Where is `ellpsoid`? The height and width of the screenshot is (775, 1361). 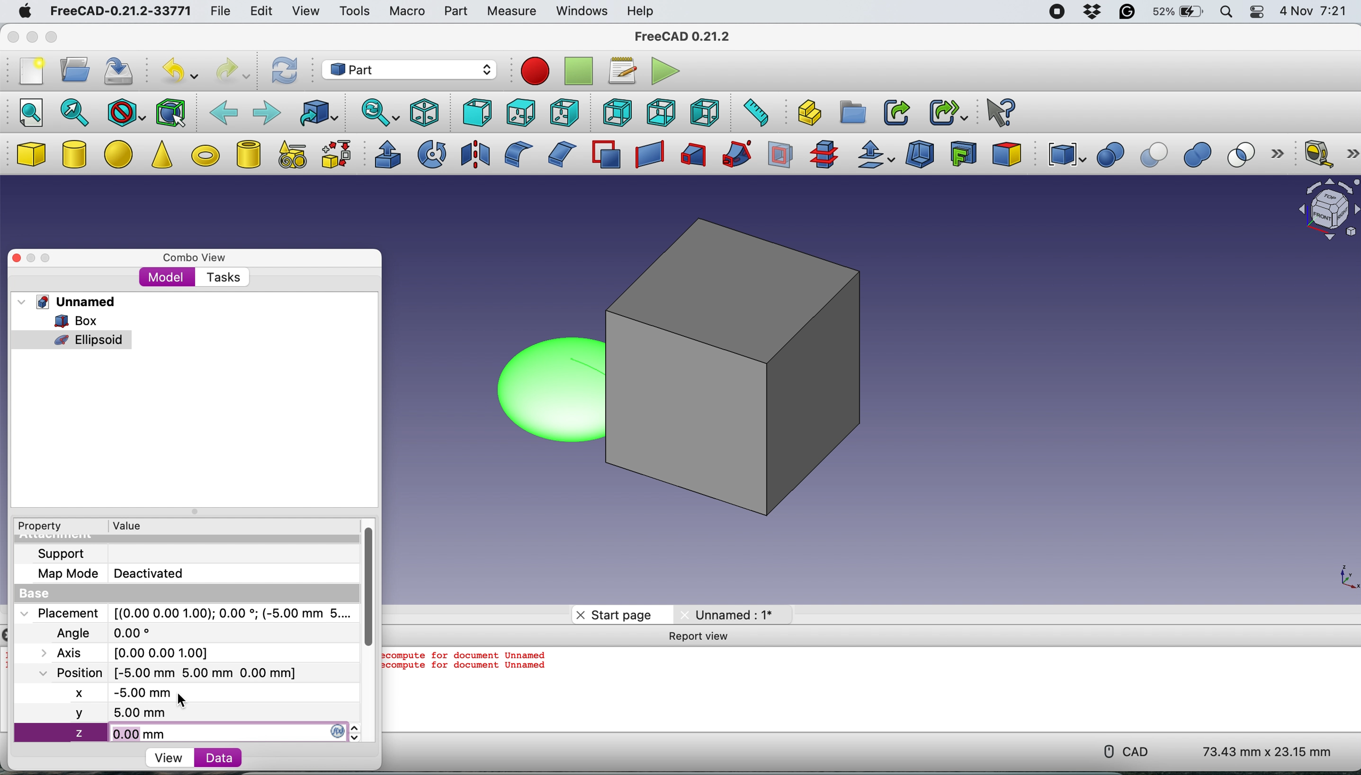 ellpsoid is located at coordinates (72, 339).